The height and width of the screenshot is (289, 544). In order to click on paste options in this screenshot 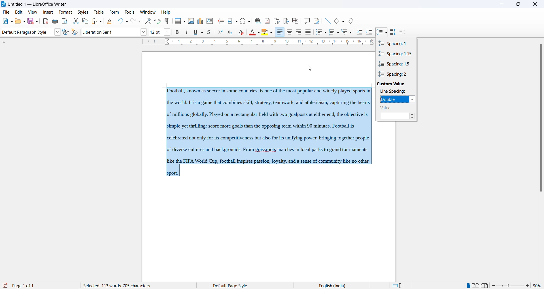, I will do `click(101, 21)`.